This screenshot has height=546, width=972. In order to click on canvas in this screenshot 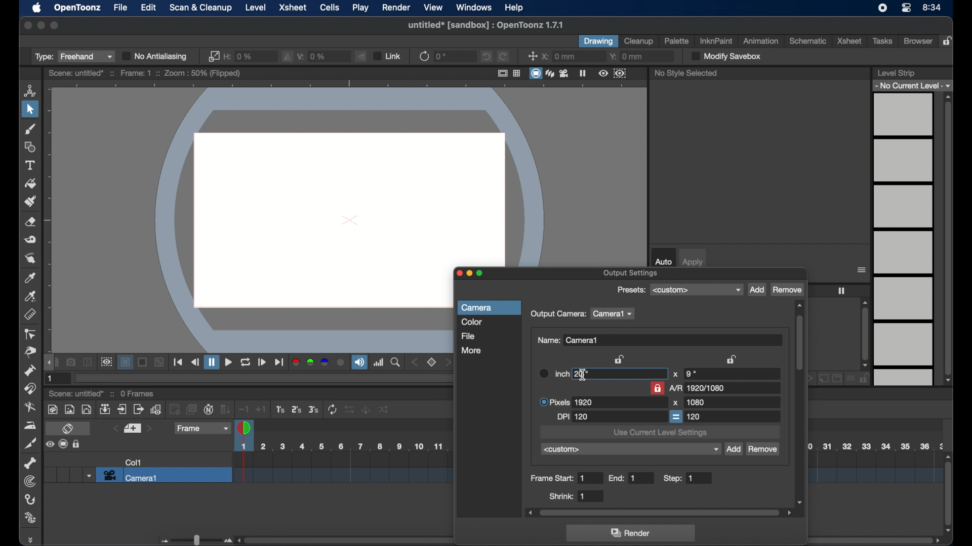, I will do `click(346, 175)`.